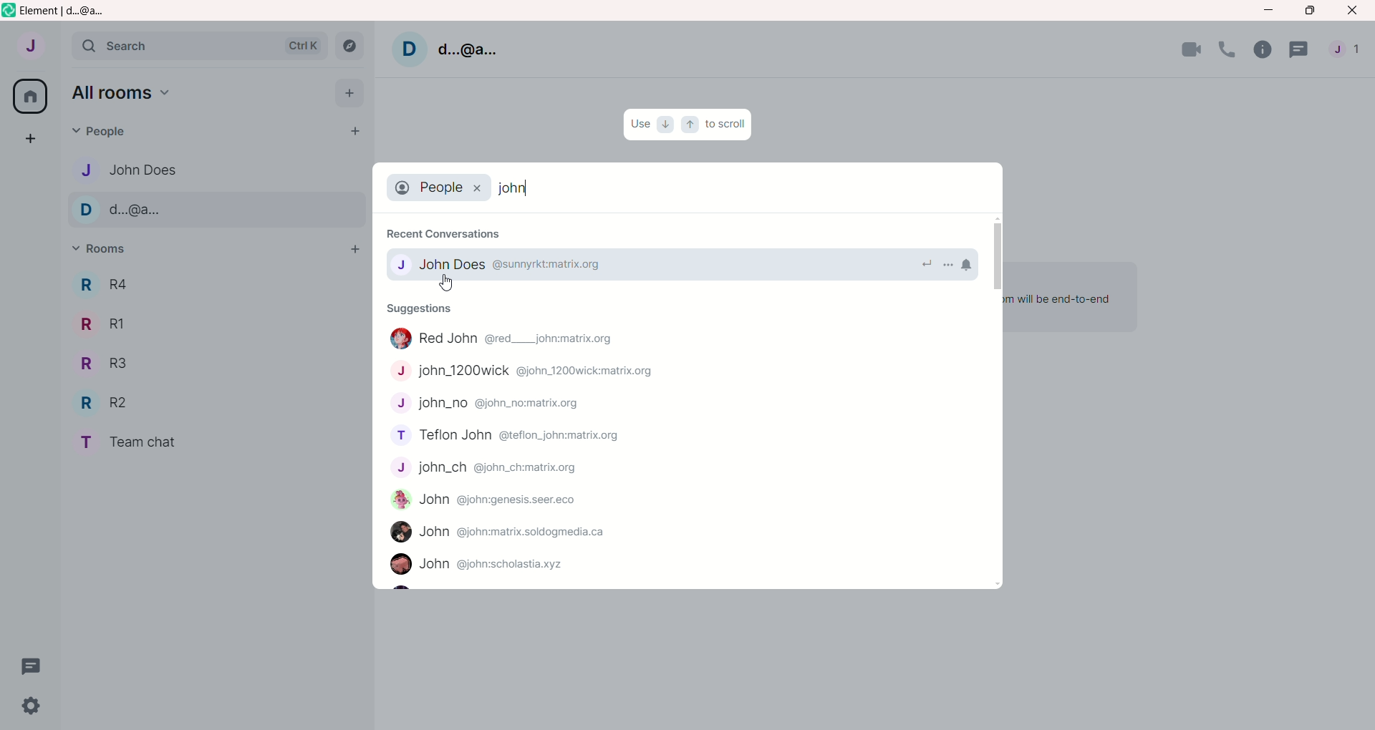 The width and height of the screenshot is (1375, 730). Describe the element at coordinates (105, 250) in the screenshot. I see `rooms` at that location.